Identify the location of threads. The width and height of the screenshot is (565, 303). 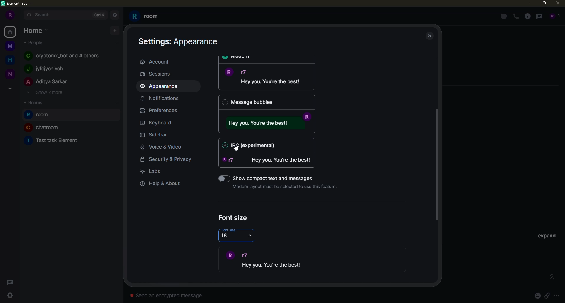
(539, 16).